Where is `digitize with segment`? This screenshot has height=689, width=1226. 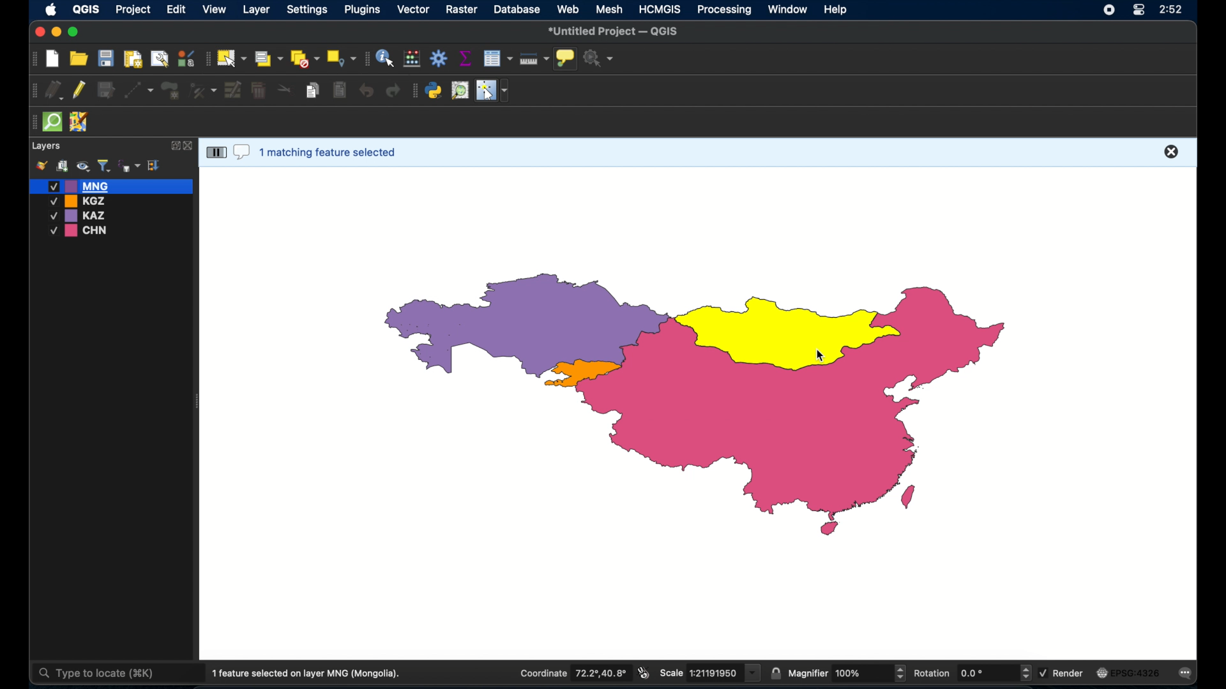 digitize with segment is located at coordinates (139, 89).